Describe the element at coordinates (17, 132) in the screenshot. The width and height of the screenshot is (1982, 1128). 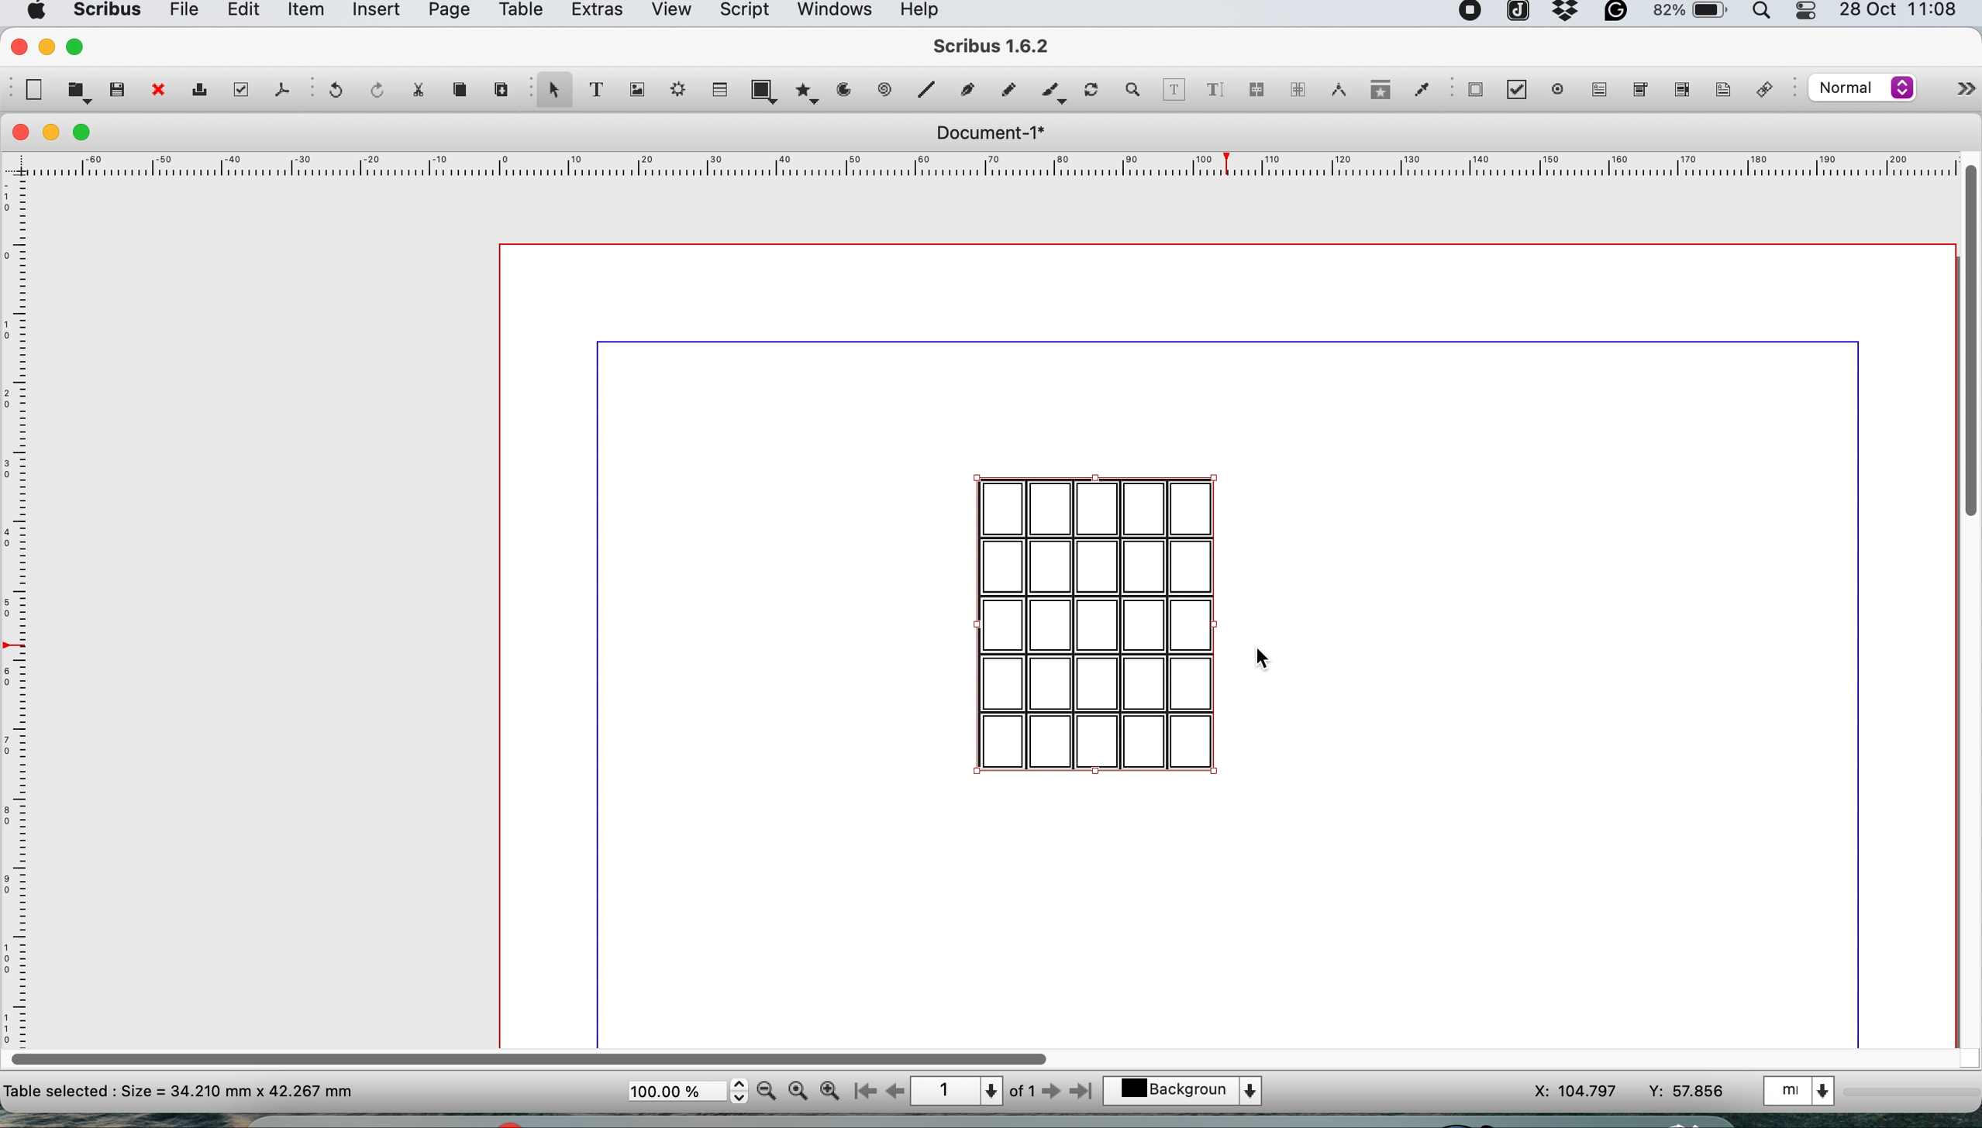
I see `close` at that location.